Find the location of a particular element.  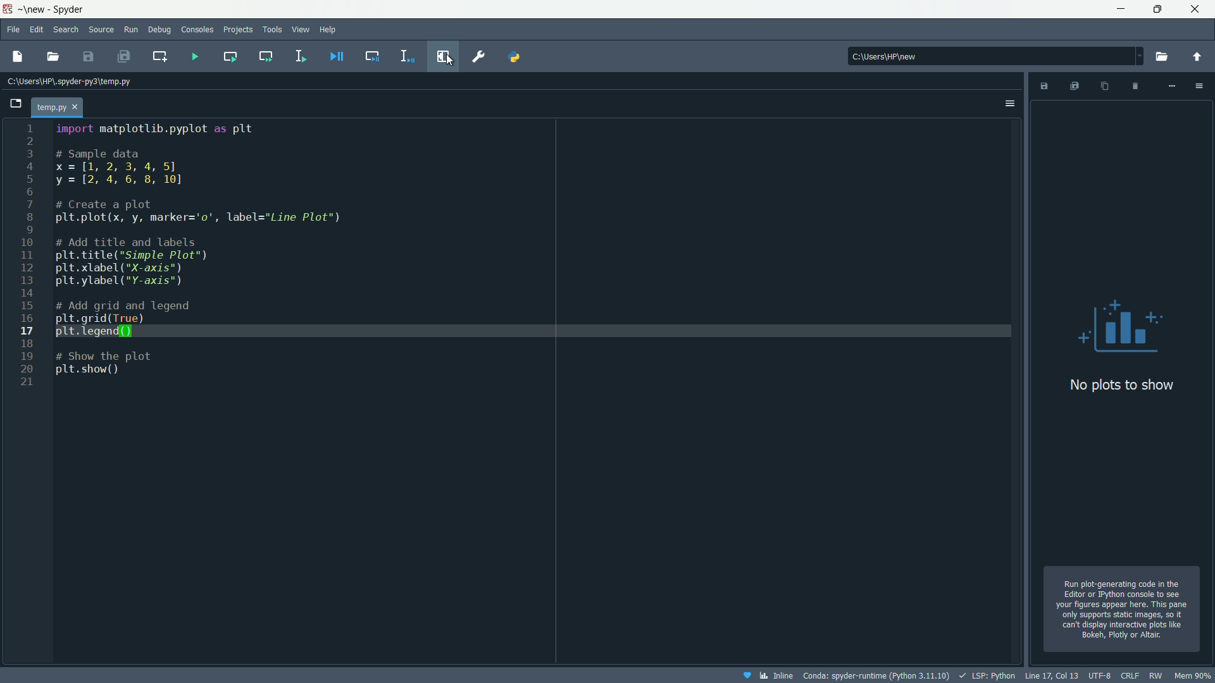

open file is located at coordinates (50, 57).